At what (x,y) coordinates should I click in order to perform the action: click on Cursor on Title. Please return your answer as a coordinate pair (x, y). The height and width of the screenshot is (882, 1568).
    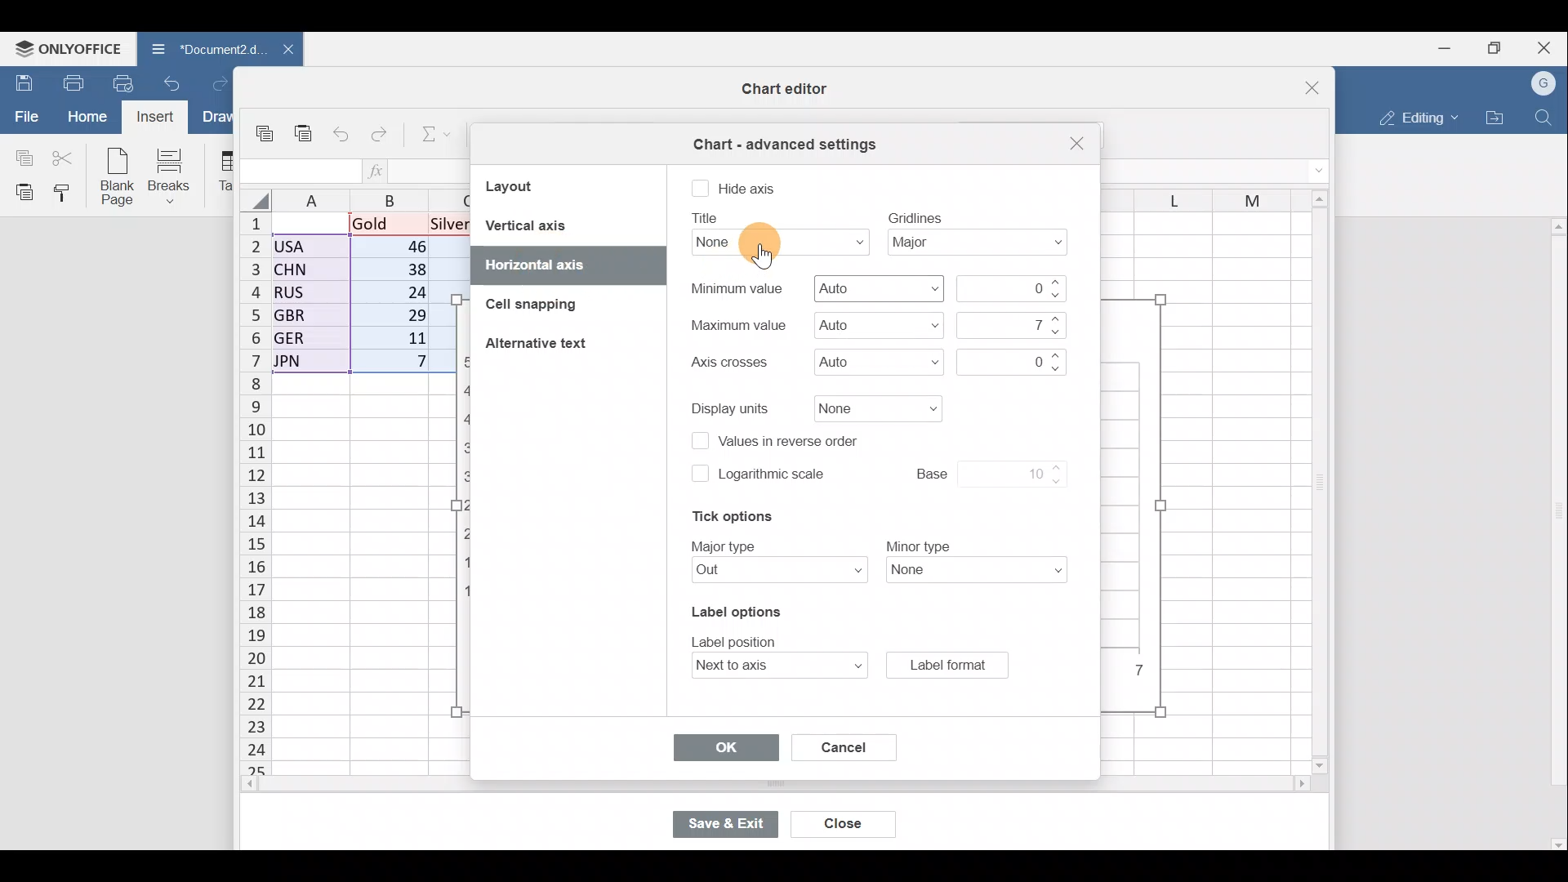
    Looking at the image, I should click on (773, 245).